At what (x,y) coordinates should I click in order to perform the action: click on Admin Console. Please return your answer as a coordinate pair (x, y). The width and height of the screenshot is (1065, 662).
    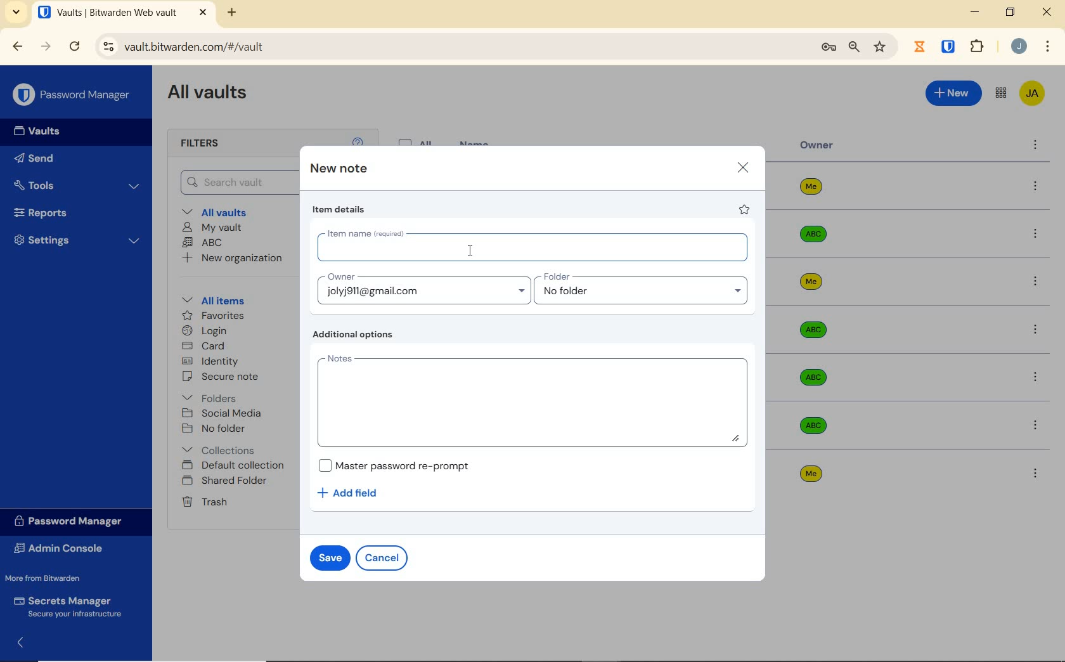
    Looking at the image, I should click on (63, 548).